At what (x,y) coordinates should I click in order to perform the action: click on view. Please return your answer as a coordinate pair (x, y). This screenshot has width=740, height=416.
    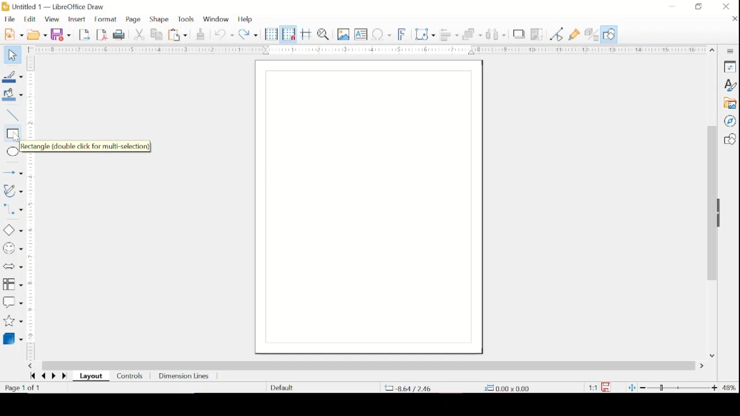
    Looking at the image, I should click on (53, 20).